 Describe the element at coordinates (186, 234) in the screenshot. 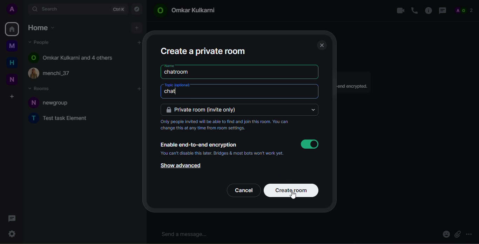

I see `send message` at that location.